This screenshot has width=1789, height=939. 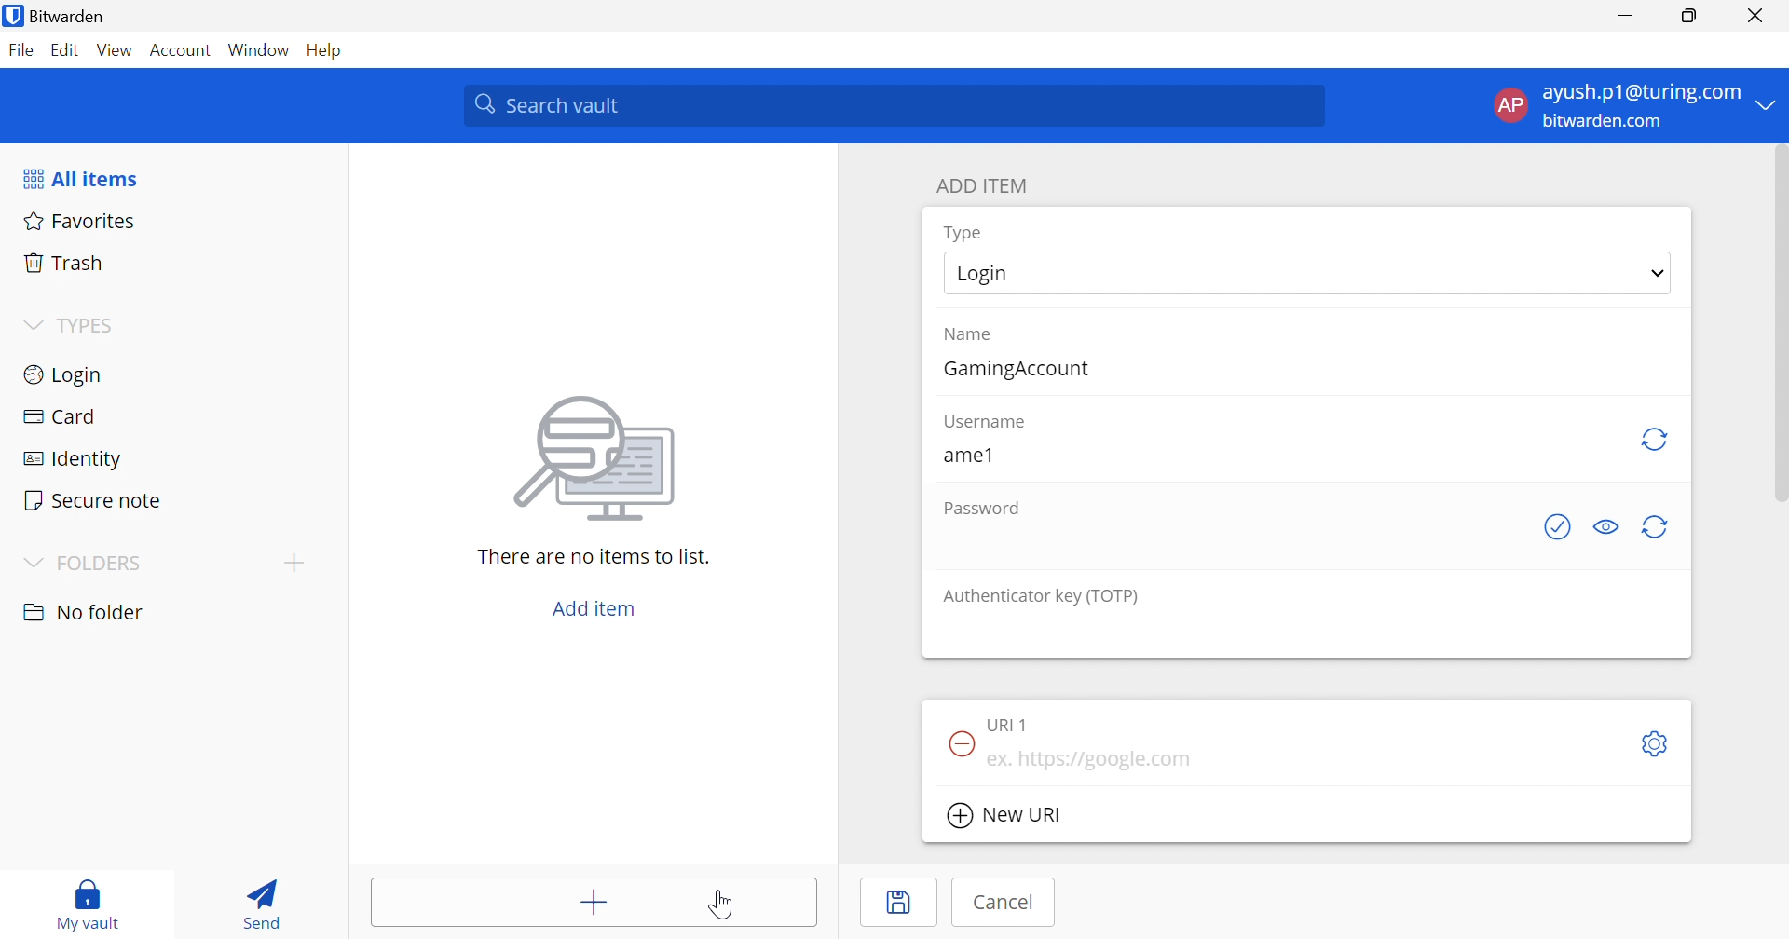 I want to click on My vault, so click(x=86, y=901).